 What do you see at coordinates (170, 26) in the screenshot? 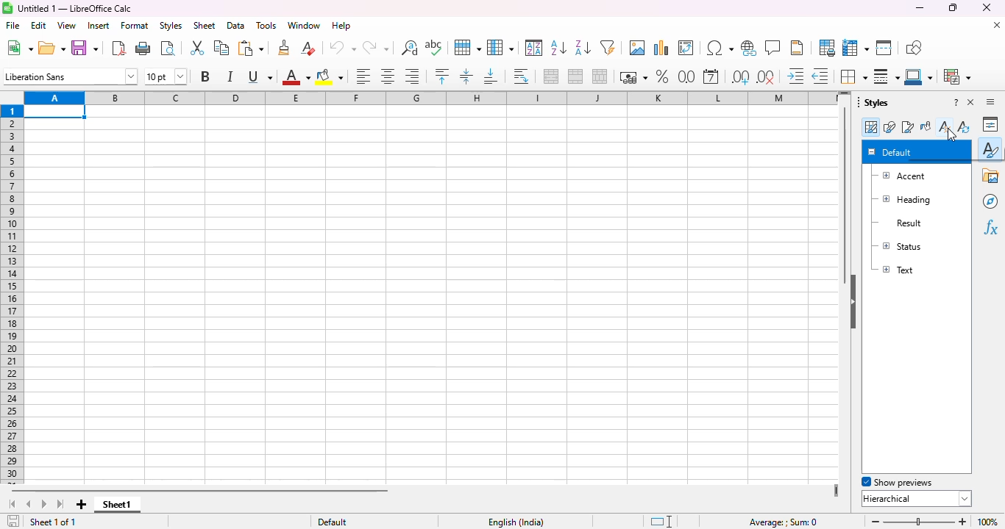
I see `styles` at bounding box center [170, 26].